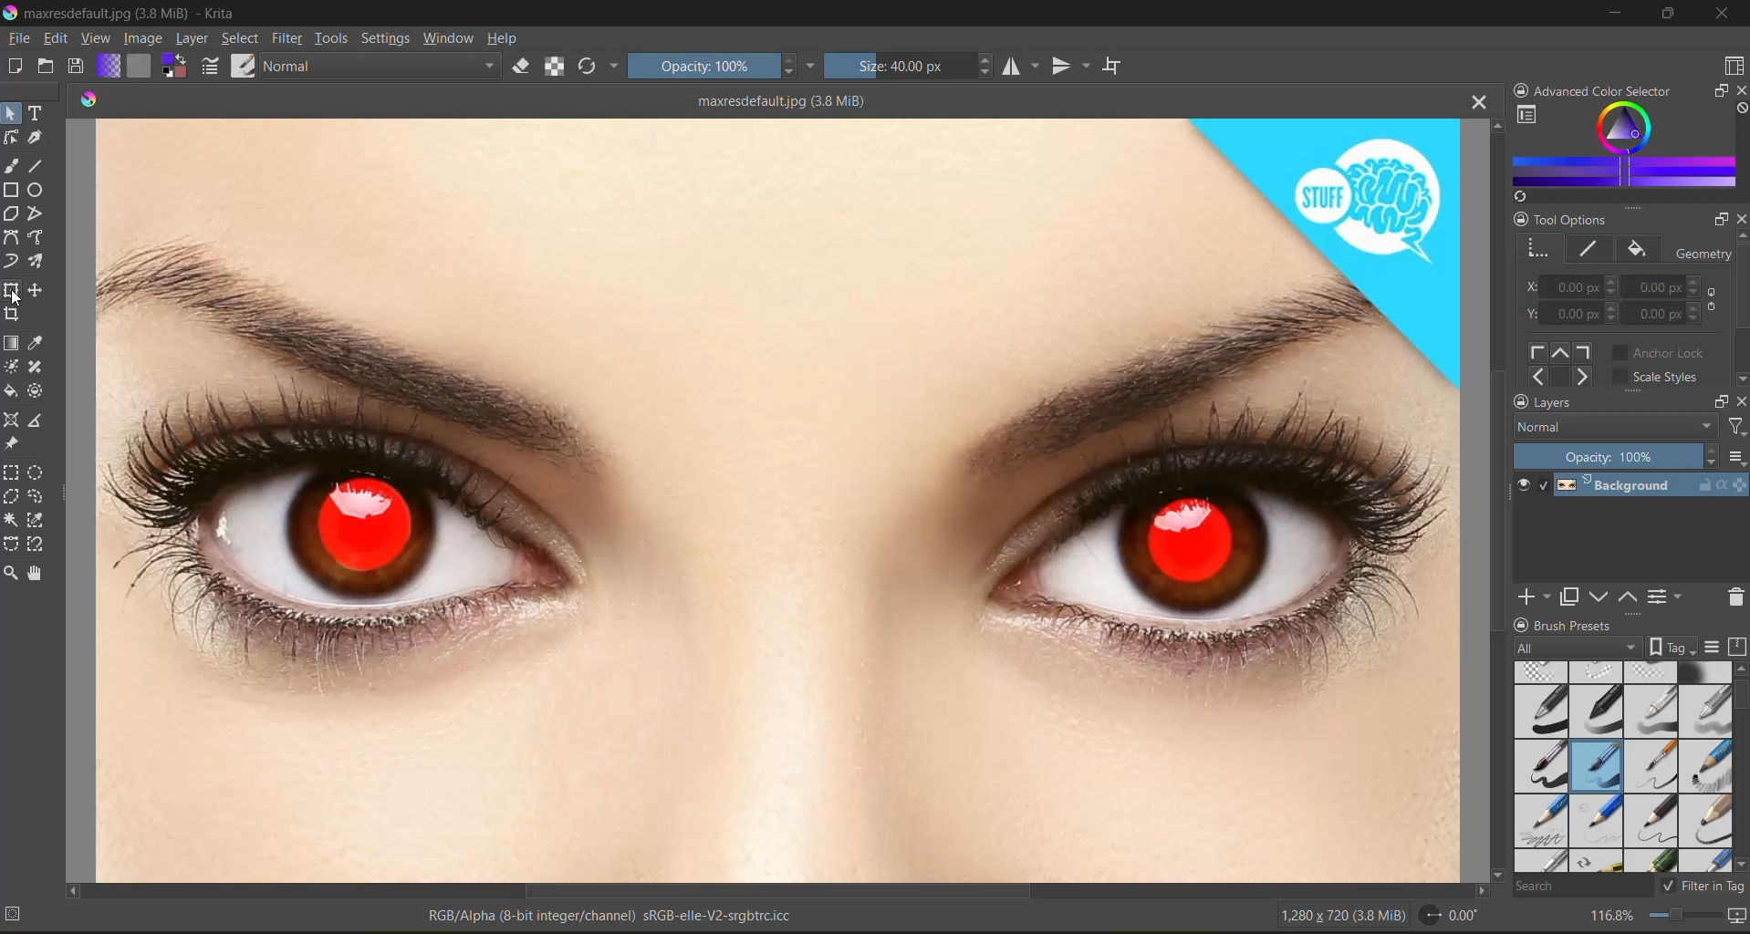 The image size is (1750, 934). Describe the element at coordinates (1341, 919) in the screenshot. I see `image metadata` at that location.